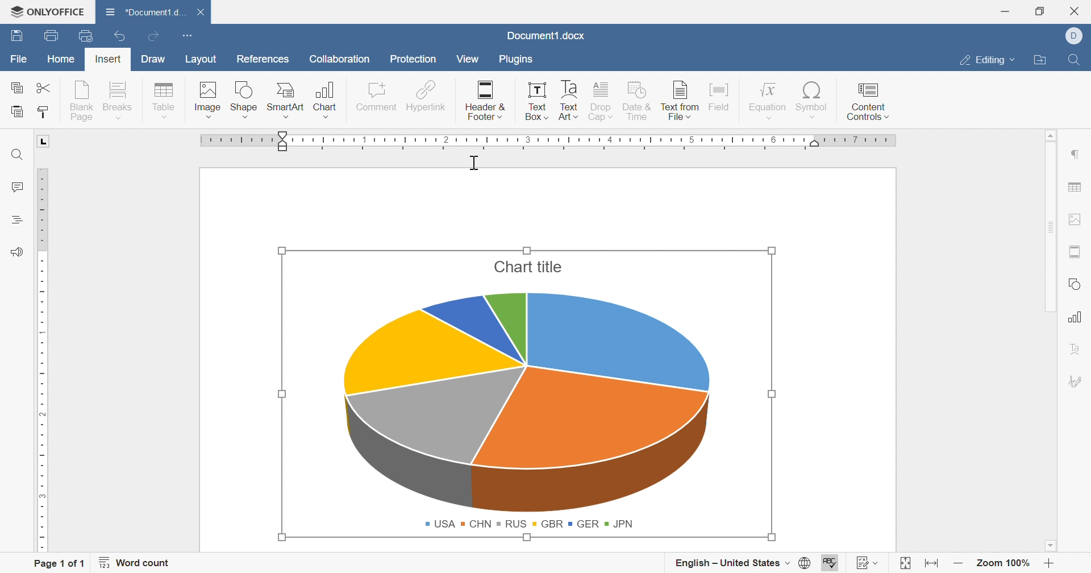 This screenshot has width=1091, height=573. Describe the element at coordinates (208, 98) in the screenshot. I see `Image` at that location.